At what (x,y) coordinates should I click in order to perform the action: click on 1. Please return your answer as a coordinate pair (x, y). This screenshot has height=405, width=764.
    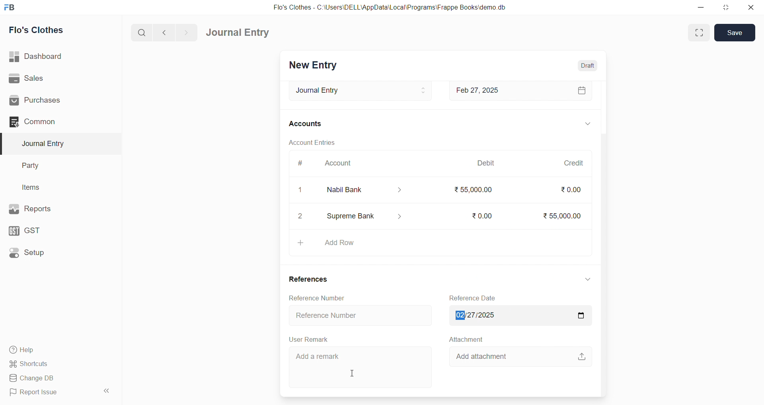
    Looking at the image, I should click on (301, 190).